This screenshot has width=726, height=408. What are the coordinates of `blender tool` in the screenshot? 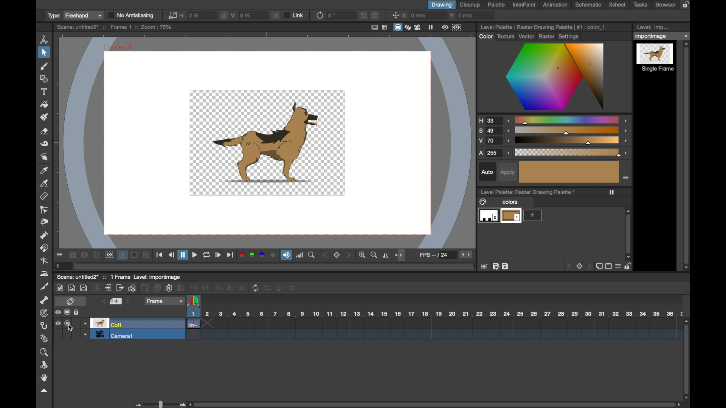 It's located at (44, 261).